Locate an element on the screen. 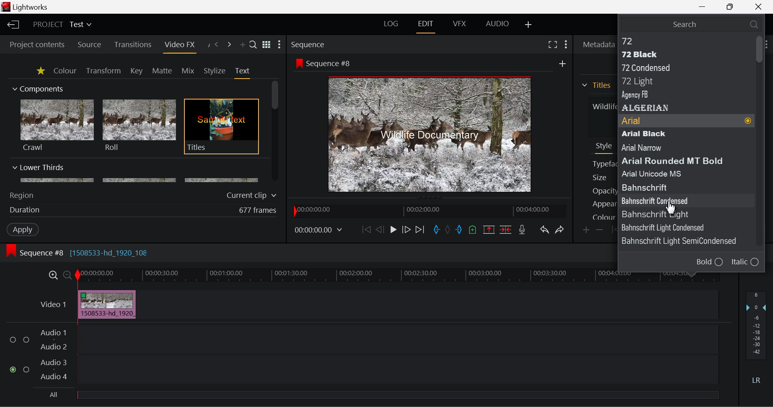 This screenshot has width=773, height=407. Zoom Out Timeline is located at coordinates (68, 276).